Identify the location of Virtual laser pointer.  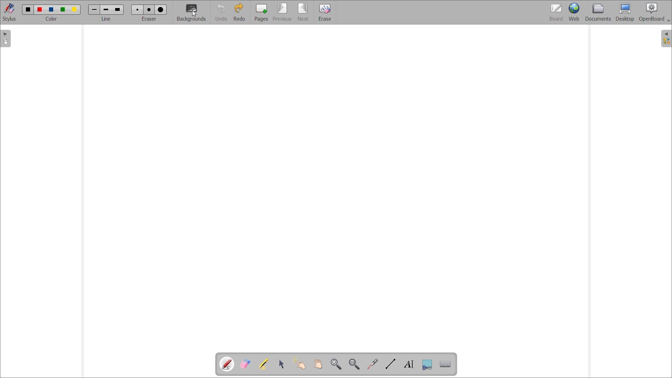
(372, 364).